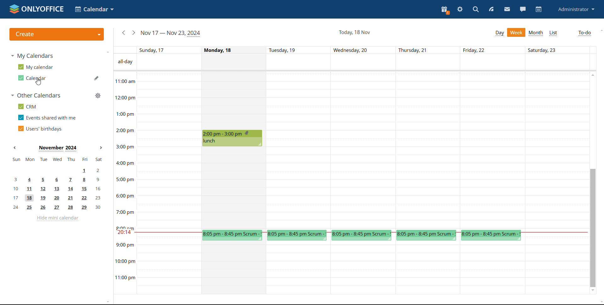 This screenshot has width=604, height=305. What do you see at coordinates (475, 10) in the screenshot?
I see `search` at bounding box center [475, 10].